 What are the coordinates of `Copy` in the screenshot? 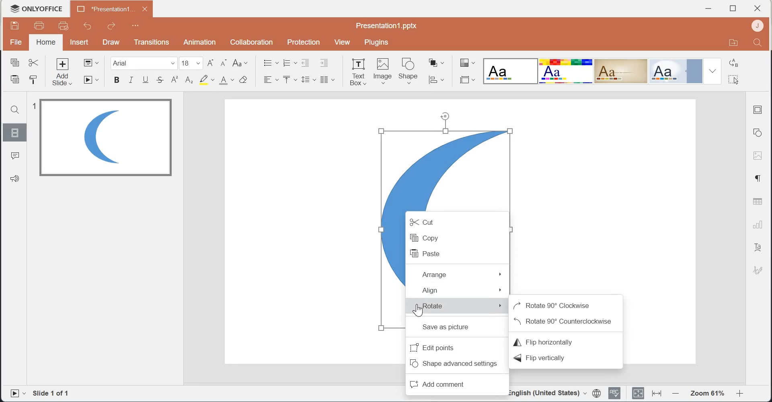 It's located at (15, 62).